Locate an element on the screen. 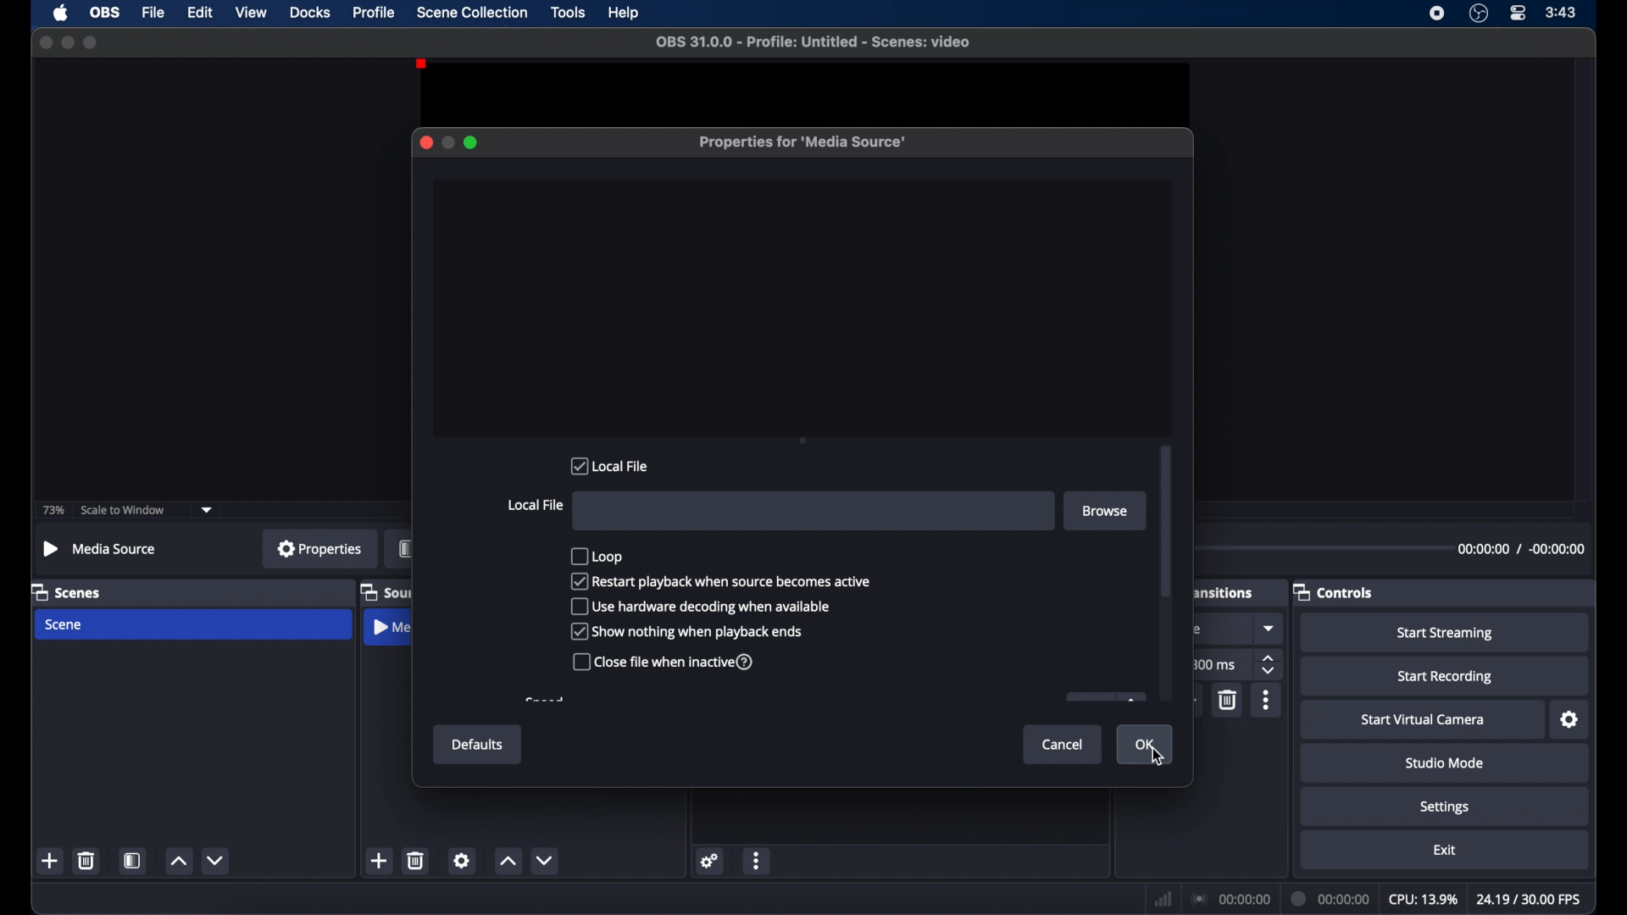 The width and height of the screenshot is (1627, 915). add is located at coordinates (378, 860).